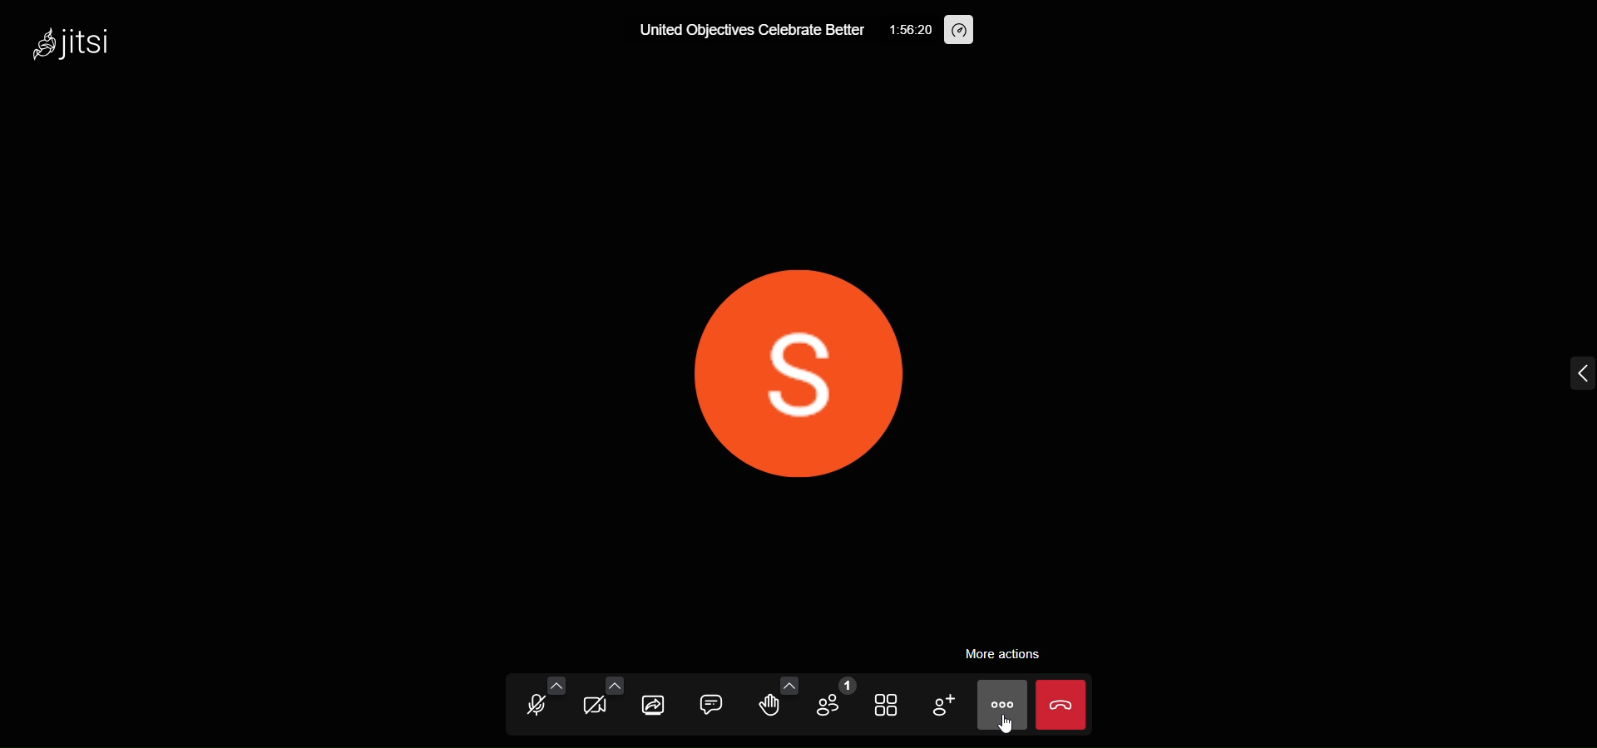 The height and width of the screenshot is (748, 1597). Describe the element at coordinates (615, 685) in the screenshot. I see `more video options` at that location.